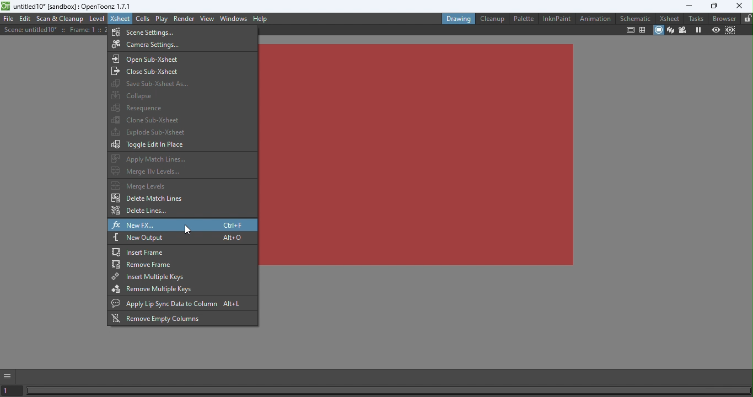 Image resolution: width=753 pixels, height=397 pixels. I want to click on cursor, so click(187, 229).